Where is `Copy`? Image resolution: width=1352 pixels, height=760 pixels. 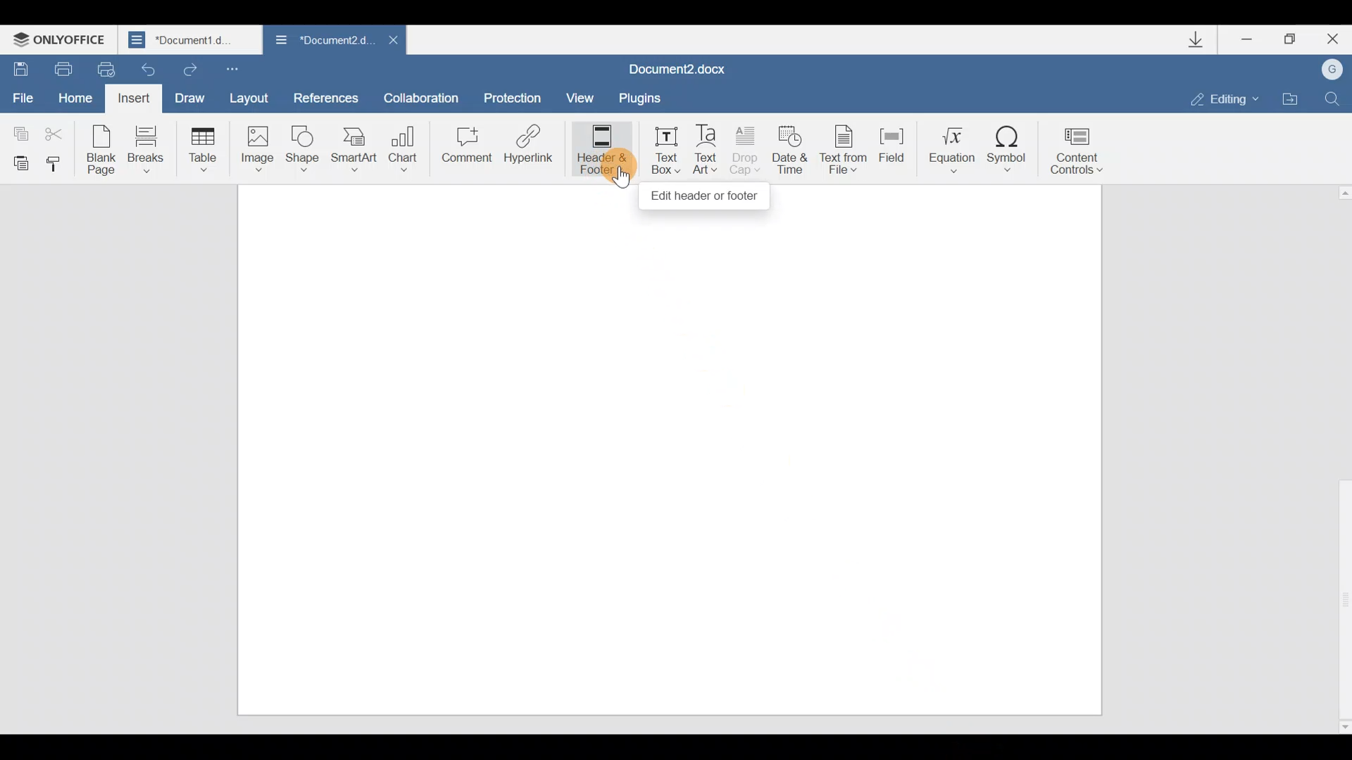 Copy is located at coordinates (18, 130).